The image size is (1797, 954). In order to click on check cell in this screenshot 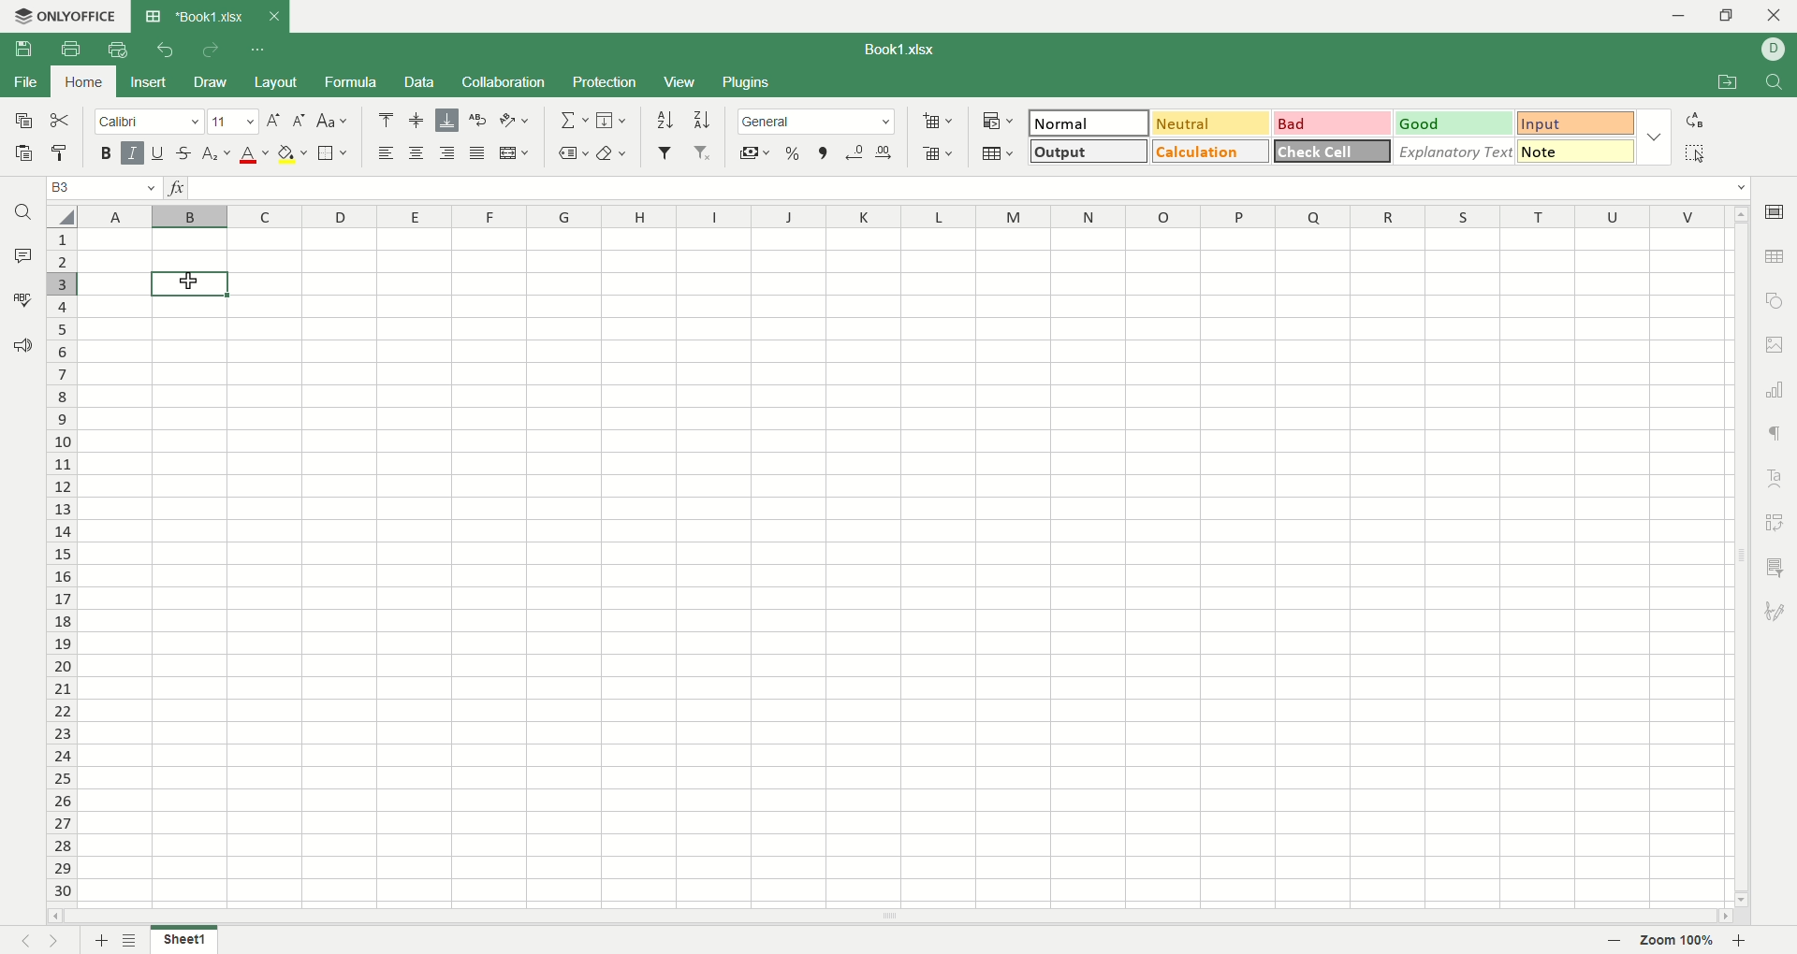, I will do `click(1332, 152)`.